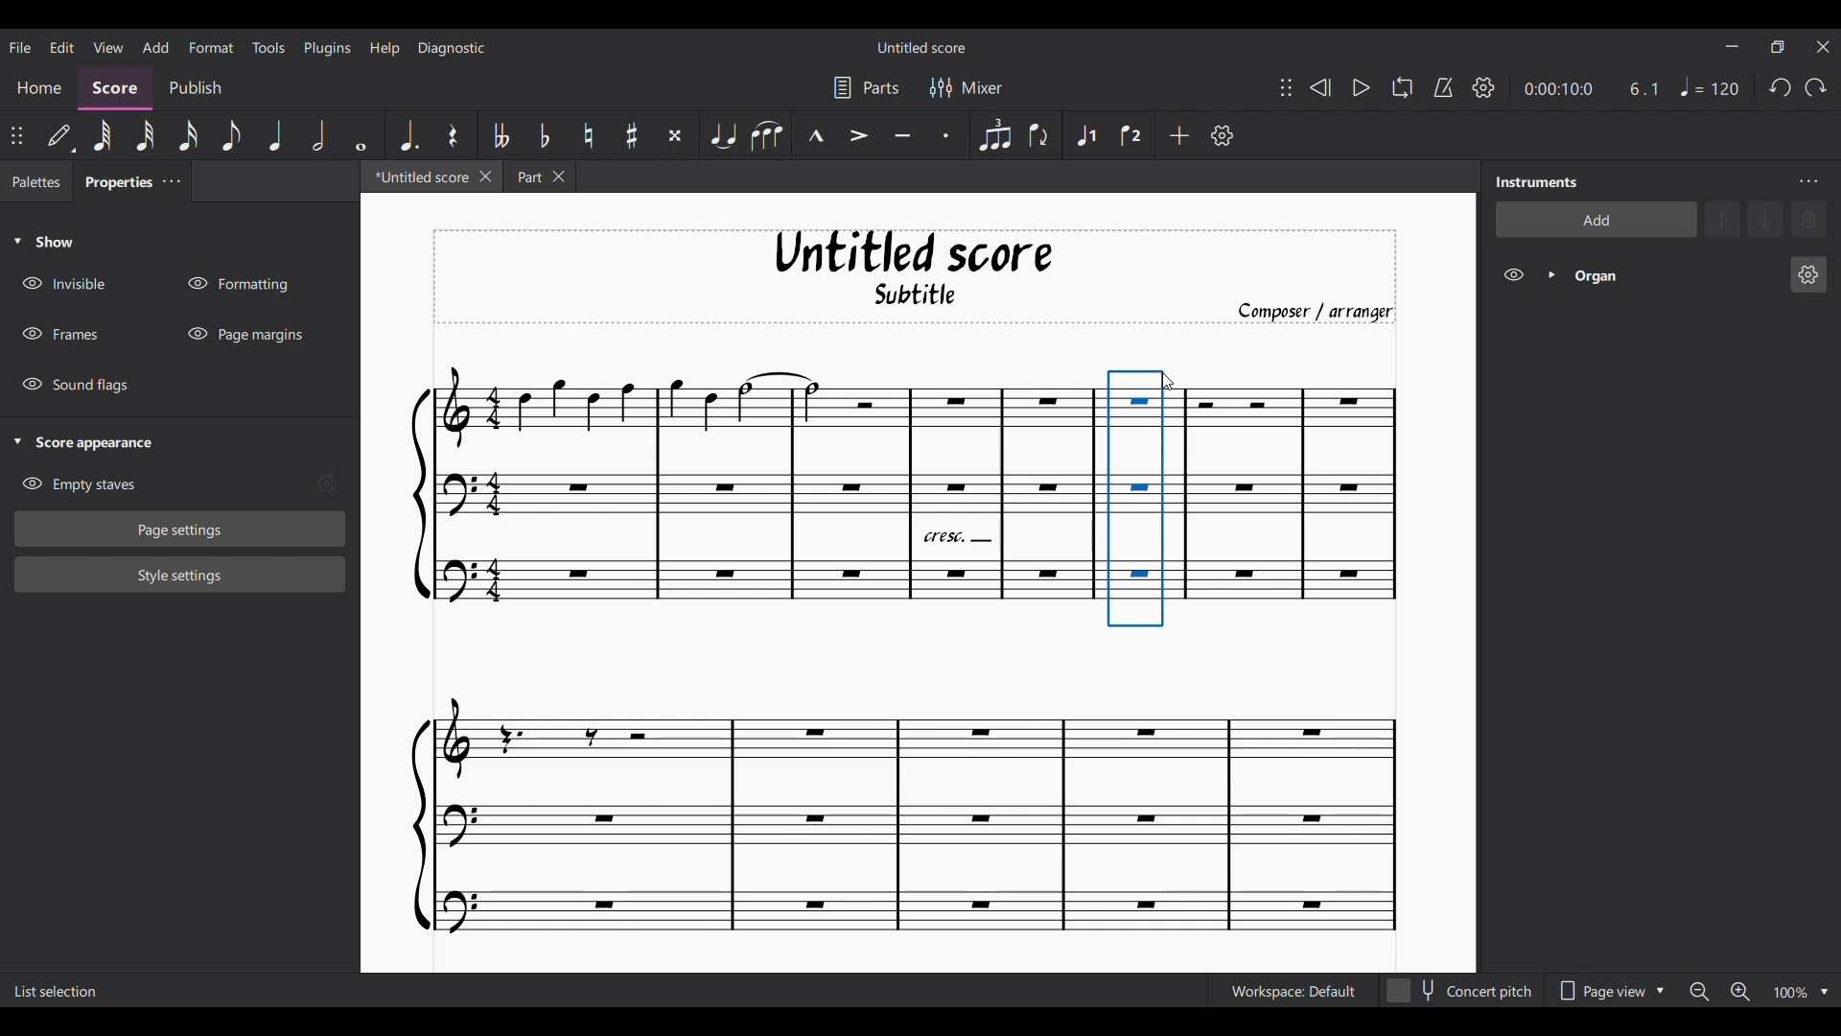 The height and width of the screenshot is (1036, 1841). I want to click on Zoom out, so click(1699, 991).